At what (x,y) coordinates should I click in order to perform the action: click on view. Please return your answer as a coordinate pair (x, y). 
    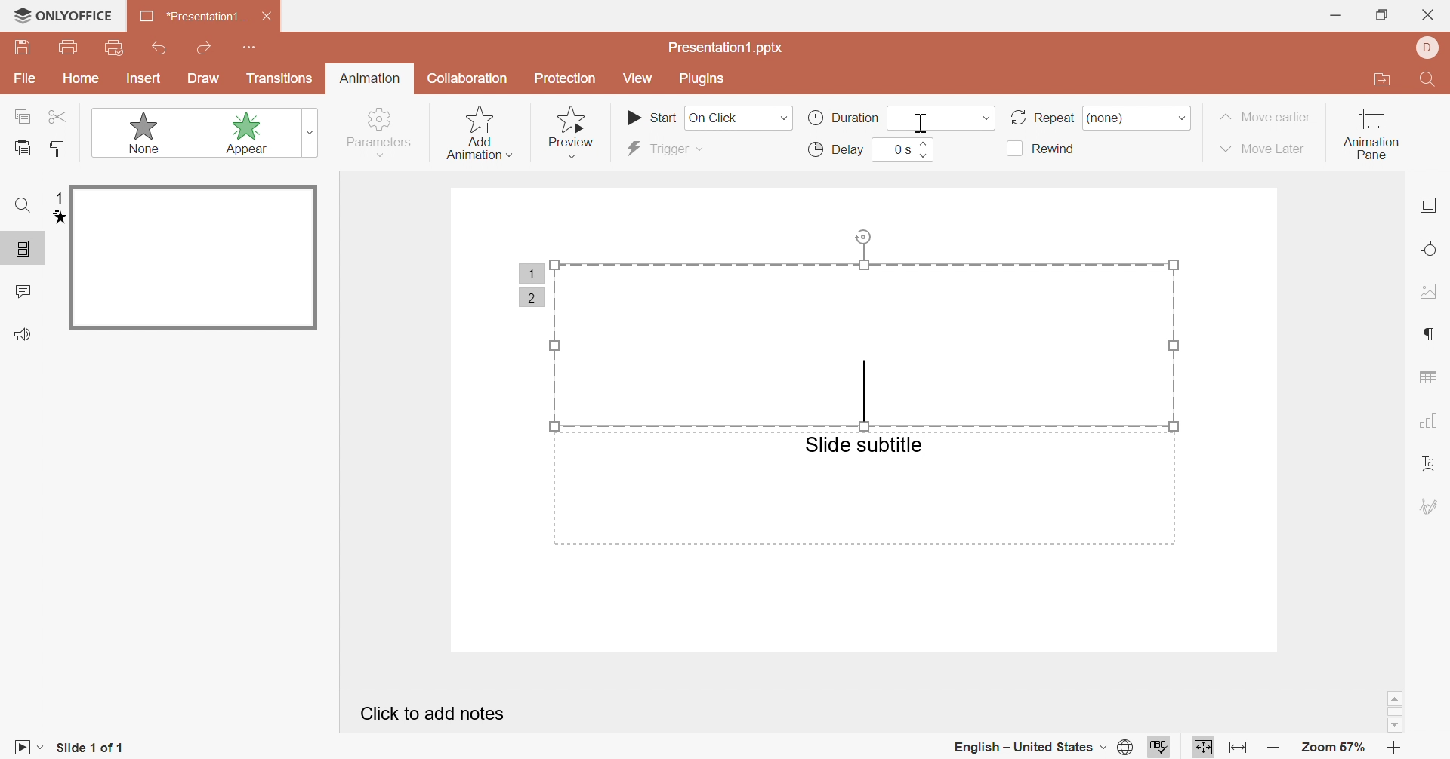
    Looking at the image, I should click on (638, 78).